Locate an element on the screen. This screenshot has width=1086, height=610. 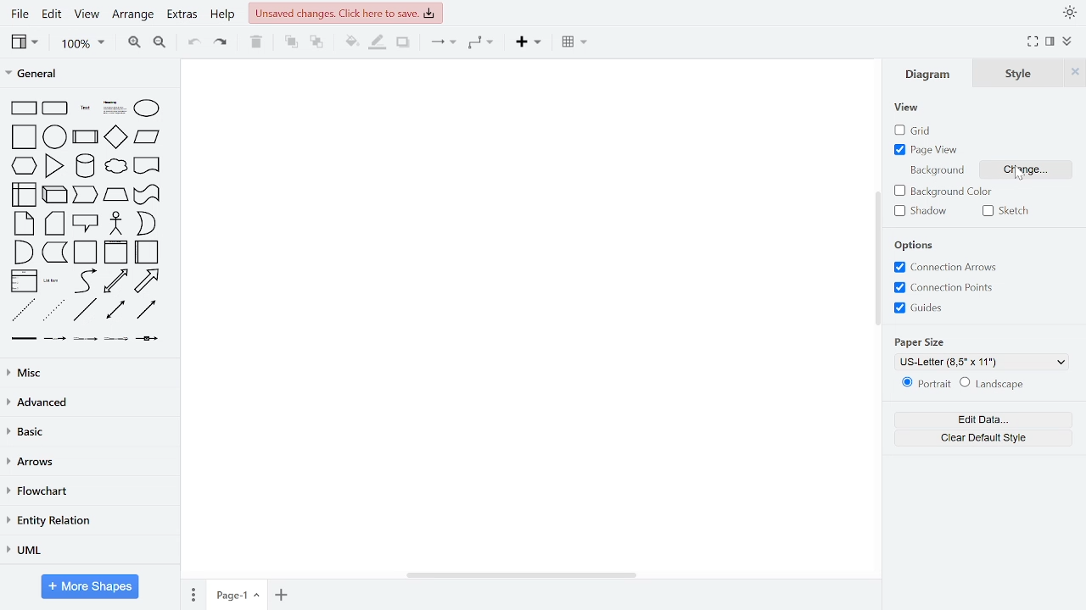
general shapes is located at coordinates (22, 107).